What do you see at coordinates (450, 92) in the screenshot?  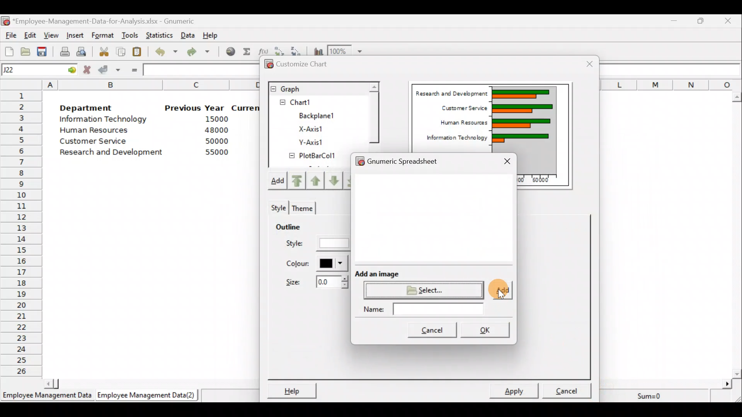 I see `Research and Development` at bounding box center [450, 92].